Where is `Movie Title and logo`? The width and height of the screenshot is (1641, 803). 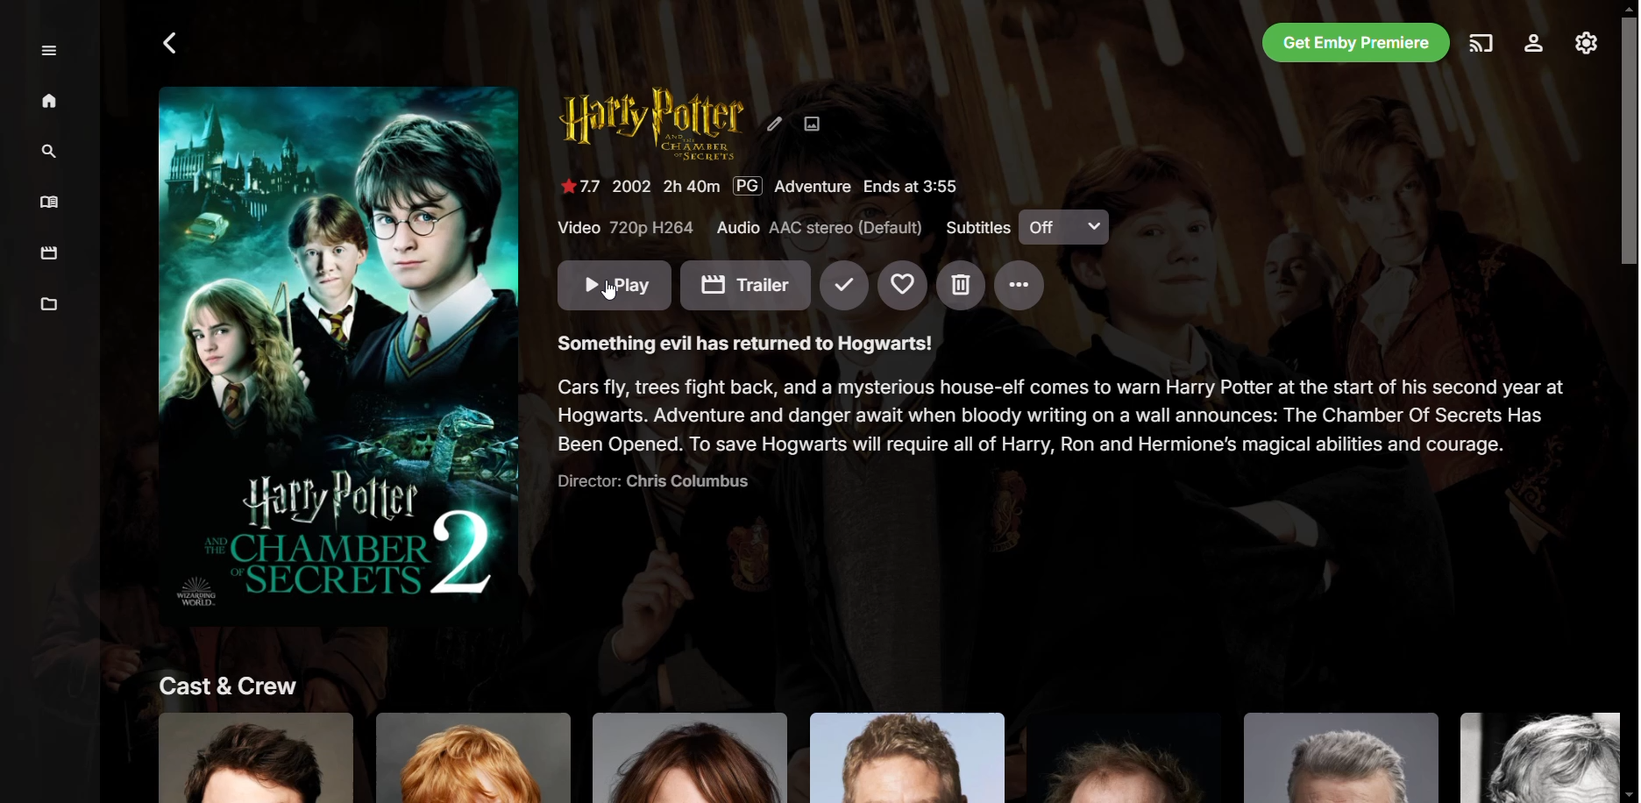 Movie Title and logo is located at coordinates (654, 127).